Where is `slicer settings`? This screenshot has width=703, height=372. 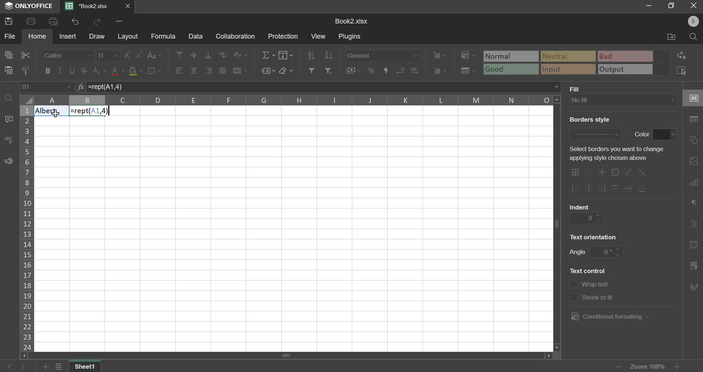
slicer settings is located at coordinates (694, 265).